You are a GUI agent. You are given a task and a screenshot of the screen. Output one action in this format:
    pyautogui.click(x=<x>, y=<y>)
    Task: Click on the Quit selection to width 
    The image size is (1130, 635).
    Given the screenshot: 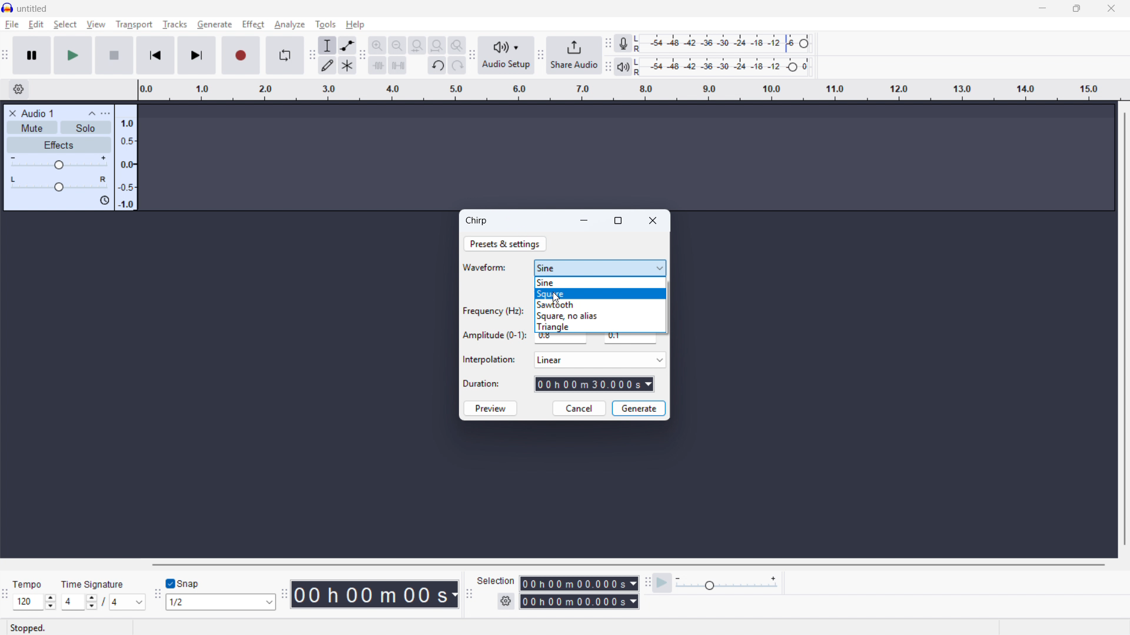 What is the action you would take?
    pyautogui.click(x=418, y=46)
    